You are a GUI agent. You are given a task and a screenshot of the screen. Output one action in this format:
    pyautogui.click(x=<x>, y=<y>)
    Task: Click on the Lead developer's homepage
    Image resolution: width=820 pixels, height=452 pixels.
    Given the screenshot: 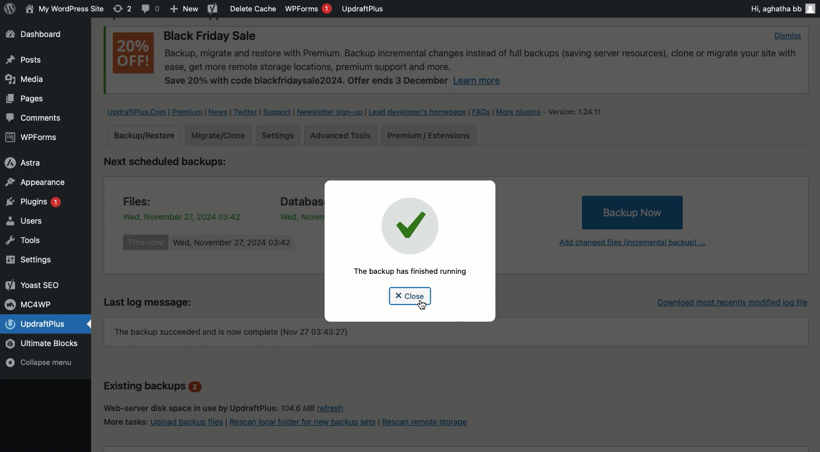 What is the action you would take?
    pyautogui.click(x=419, y=113)
    